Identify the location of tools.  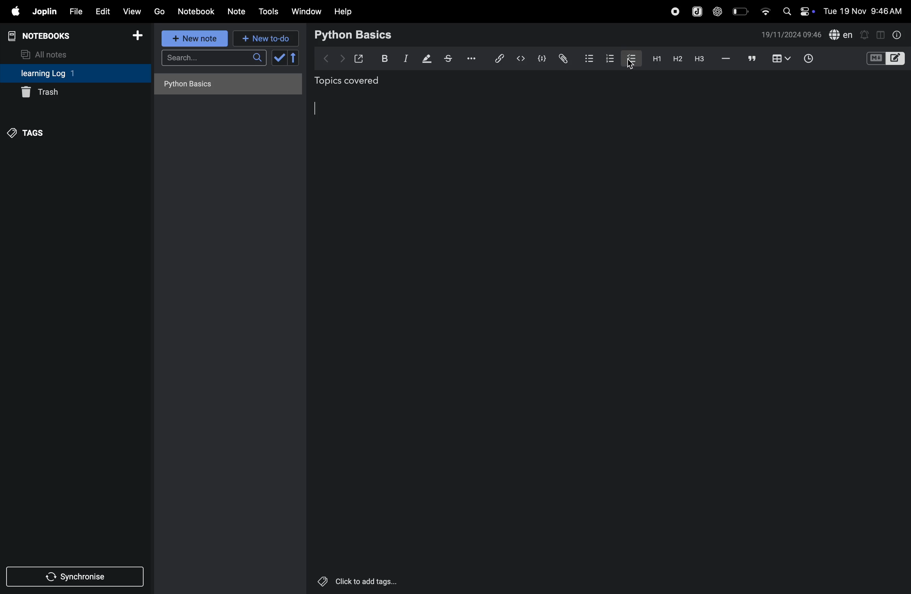
(267, 11).